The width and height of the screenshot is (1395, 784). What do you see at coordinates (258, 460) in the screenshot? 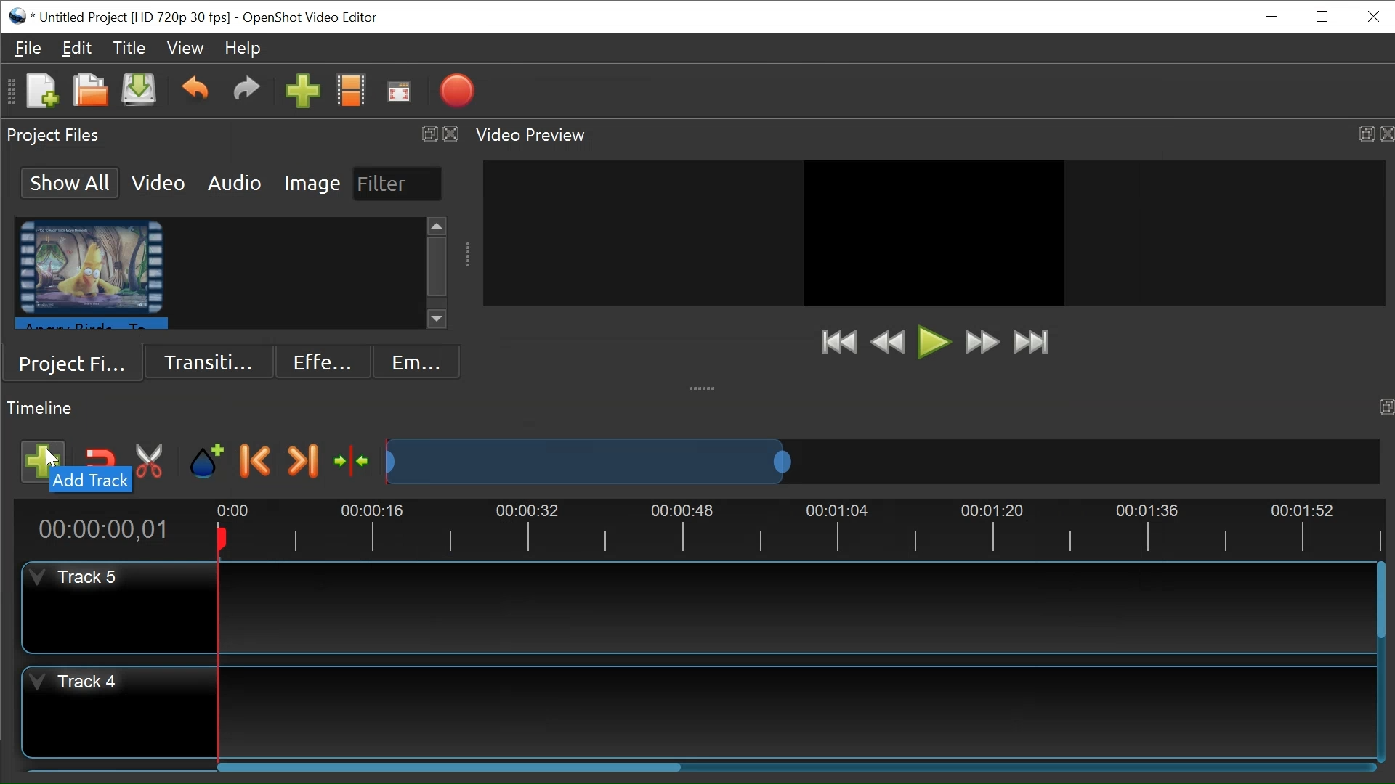
I see `Previous marker` at bounding box center [258, 460].